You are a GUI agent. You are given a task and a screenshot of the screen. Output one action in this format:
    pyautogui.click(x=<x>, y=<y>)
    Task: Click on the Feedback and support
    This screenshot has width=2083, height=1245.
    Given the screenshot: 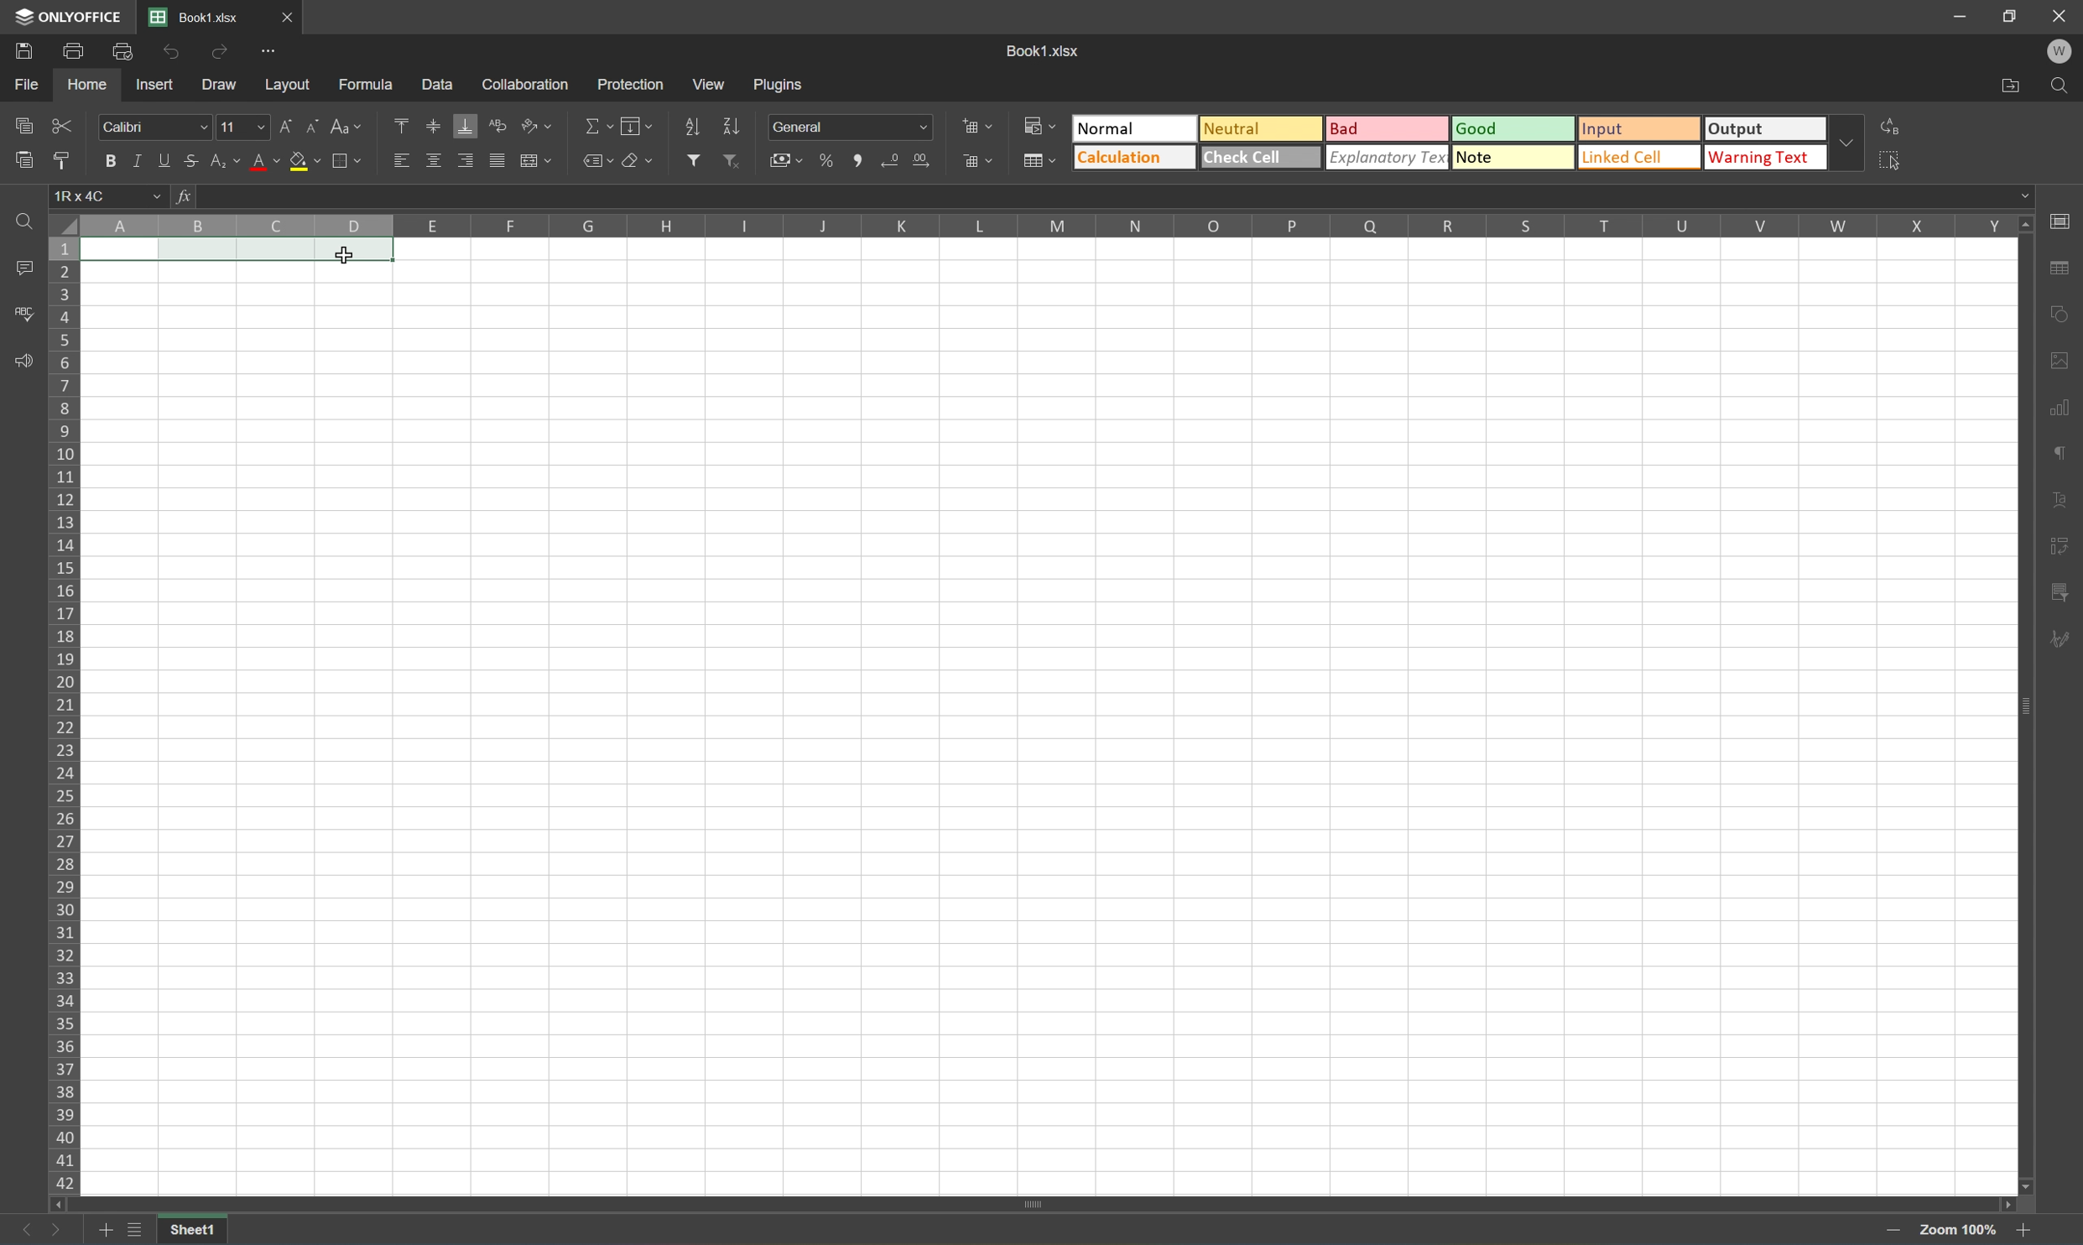 What is the action you would take?
    pyautogui.click(x=23, y=361)
    